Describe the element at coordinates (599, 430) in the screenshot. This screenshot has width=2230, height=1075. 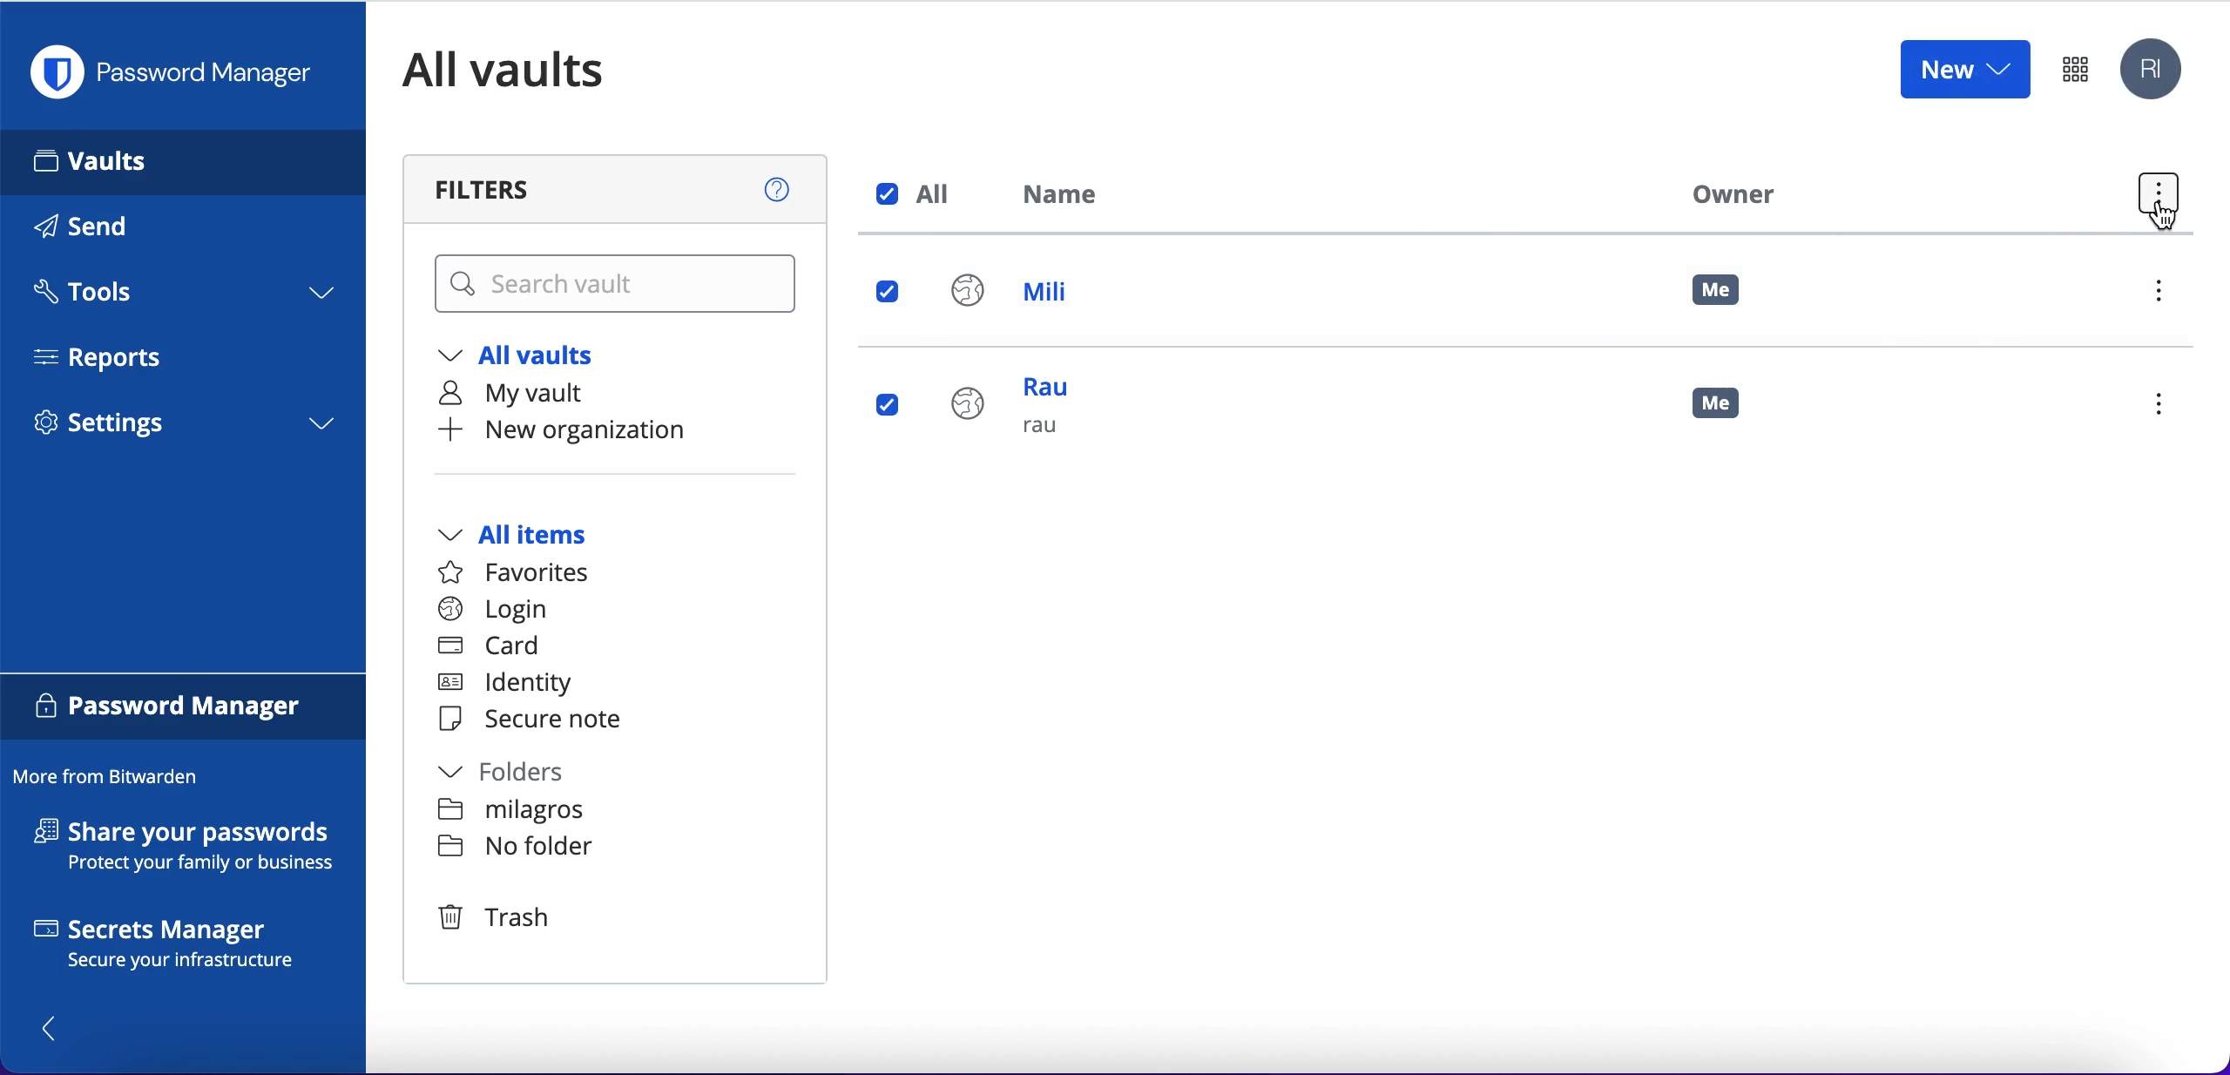
I see `new organization` at that location.